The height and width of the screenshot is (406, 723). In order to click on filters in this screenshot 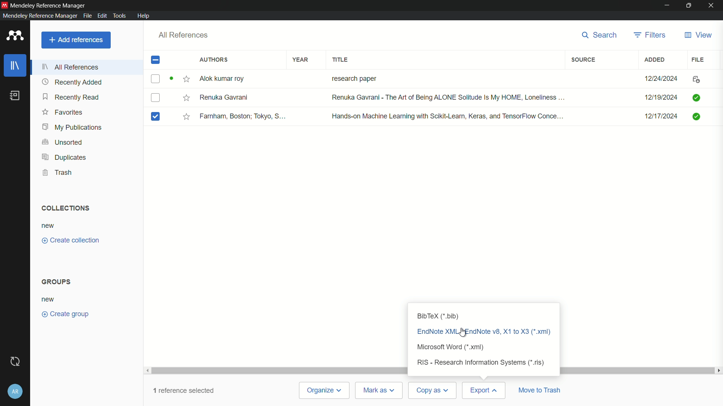, I will do `click(649, 35)`.